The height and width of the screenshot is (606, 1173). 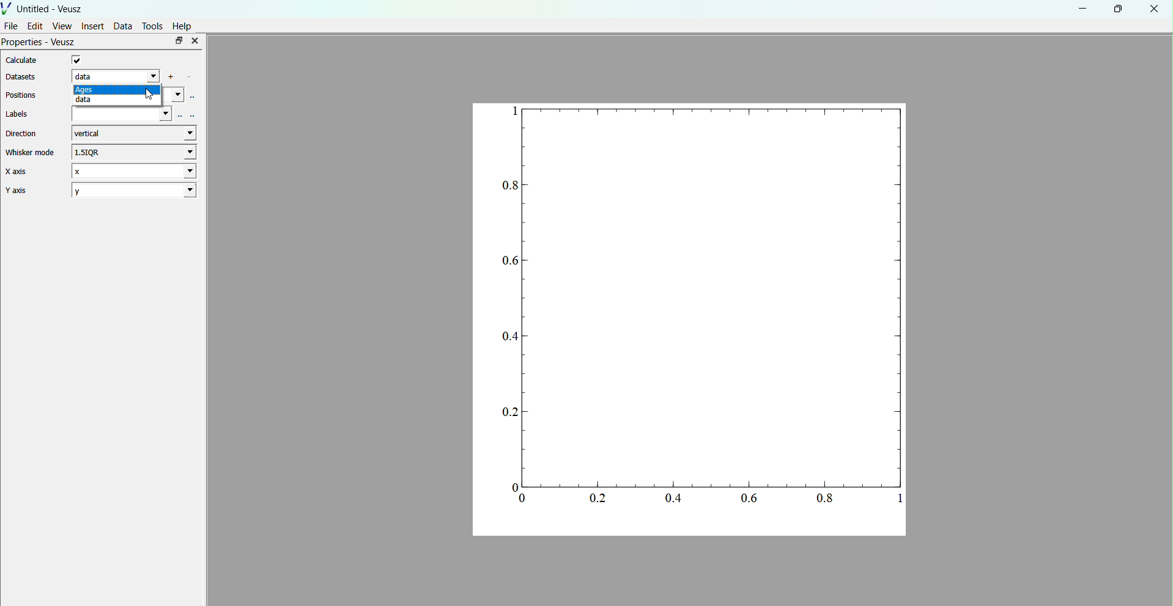 What do you see at coordinates (691, 318) in the screenshot?
I see `graphs` at bounding box center [691, 318].